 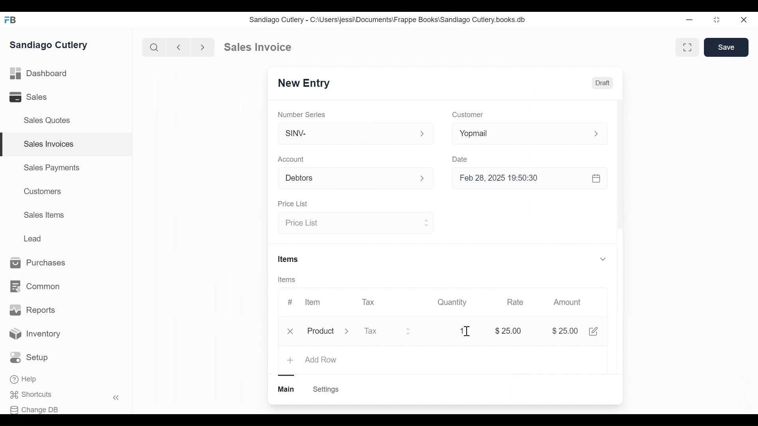 I want to click on Account p, so click(x=356, y=179).